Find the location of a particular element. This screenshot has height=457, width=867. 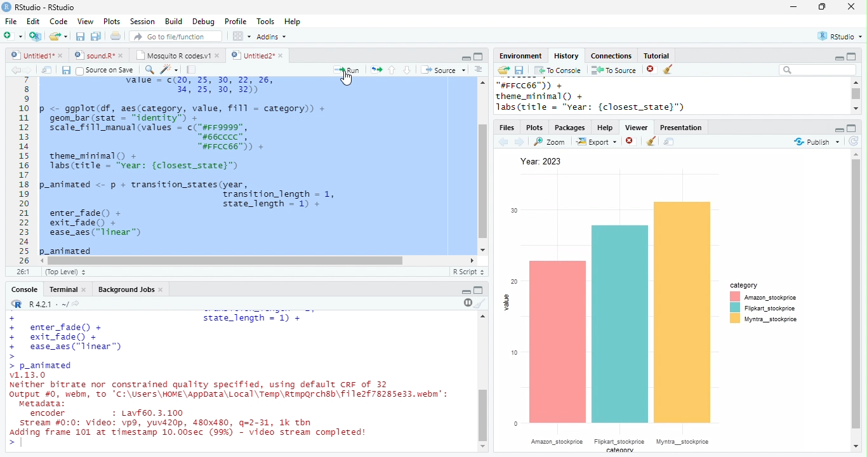

Packages is located at coordinates (571, 128).